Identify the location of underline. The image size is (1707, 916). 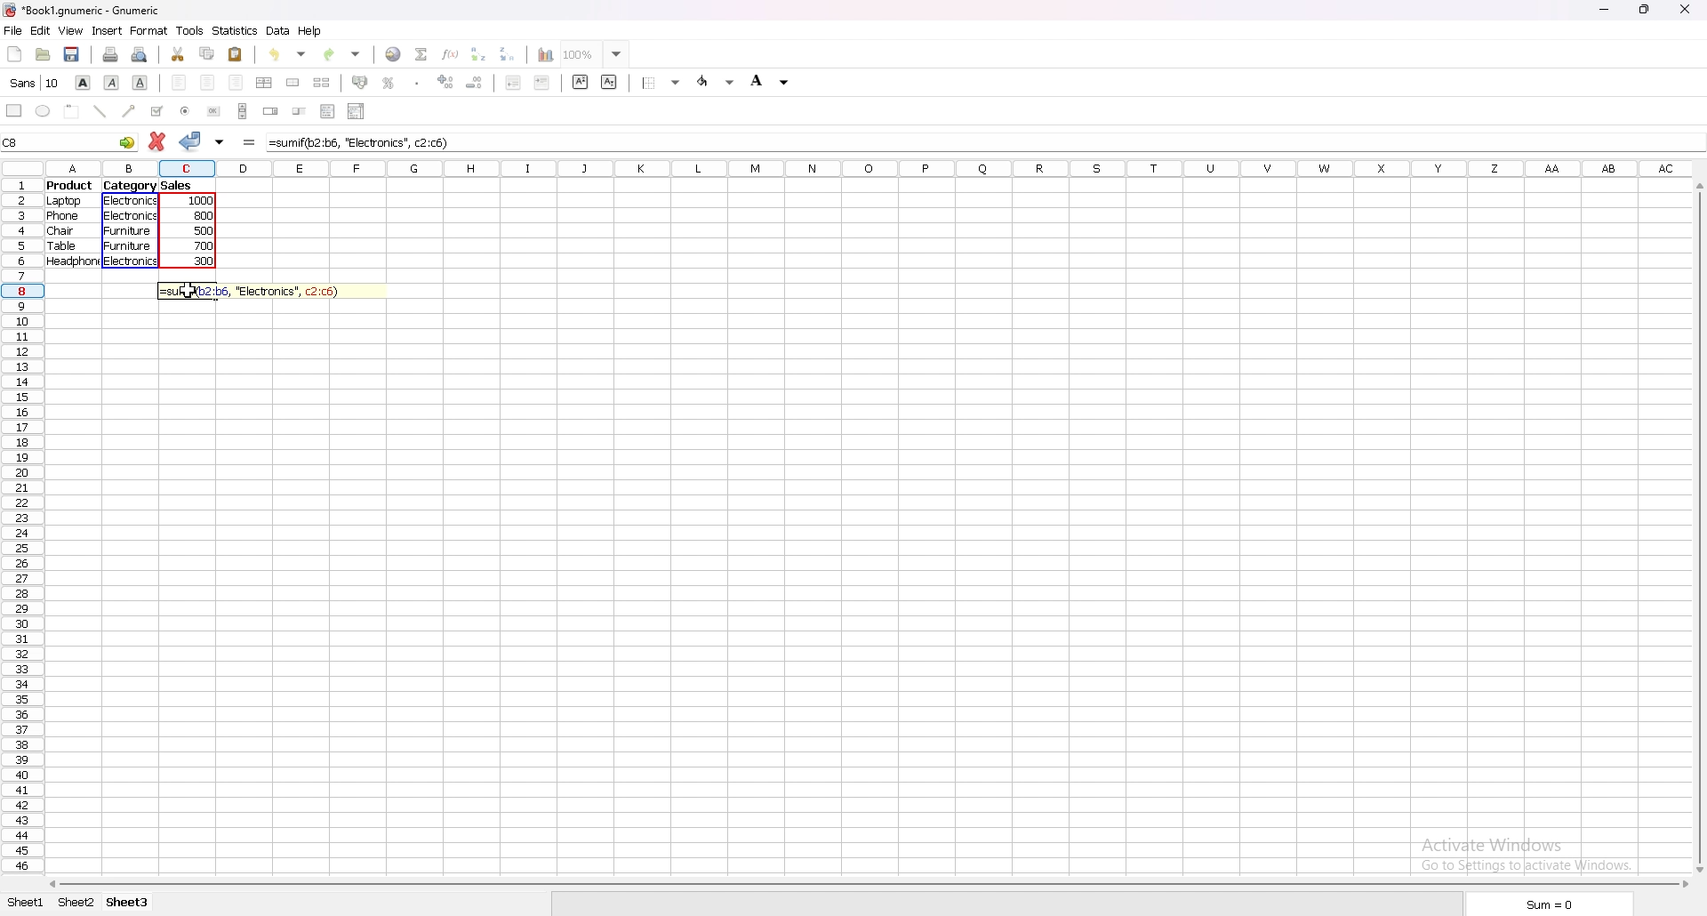
(140, 83).